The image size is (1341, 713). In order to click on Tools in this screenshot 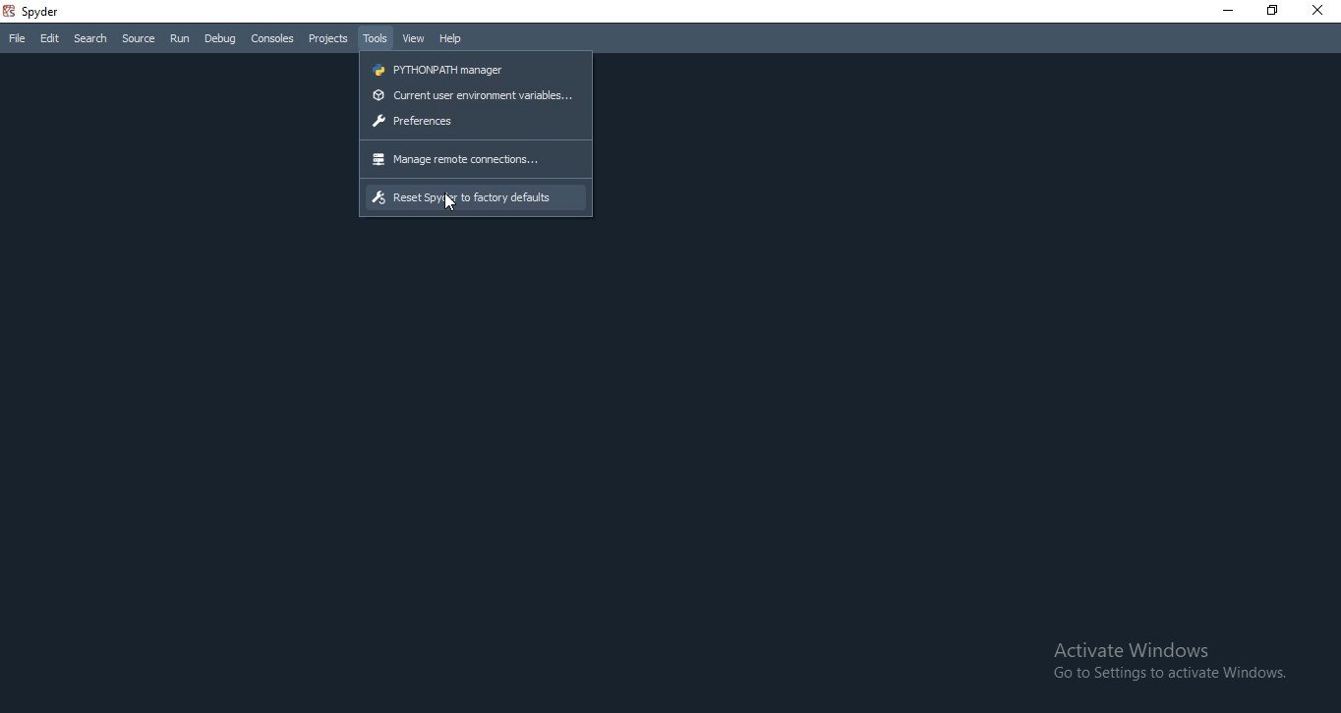, I will do `click(373, 39)`.